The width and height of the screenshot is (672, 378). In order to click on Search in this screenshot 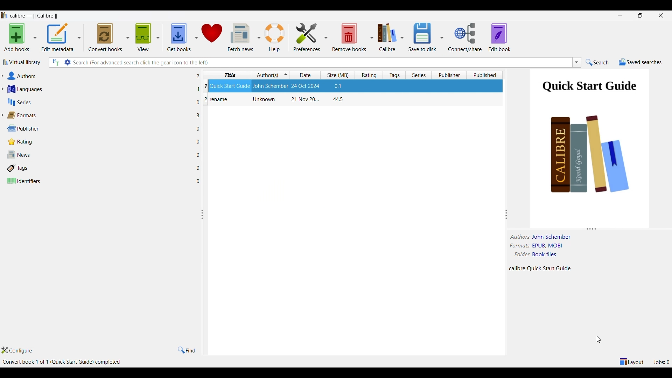, I will do `click(597, 63)`.